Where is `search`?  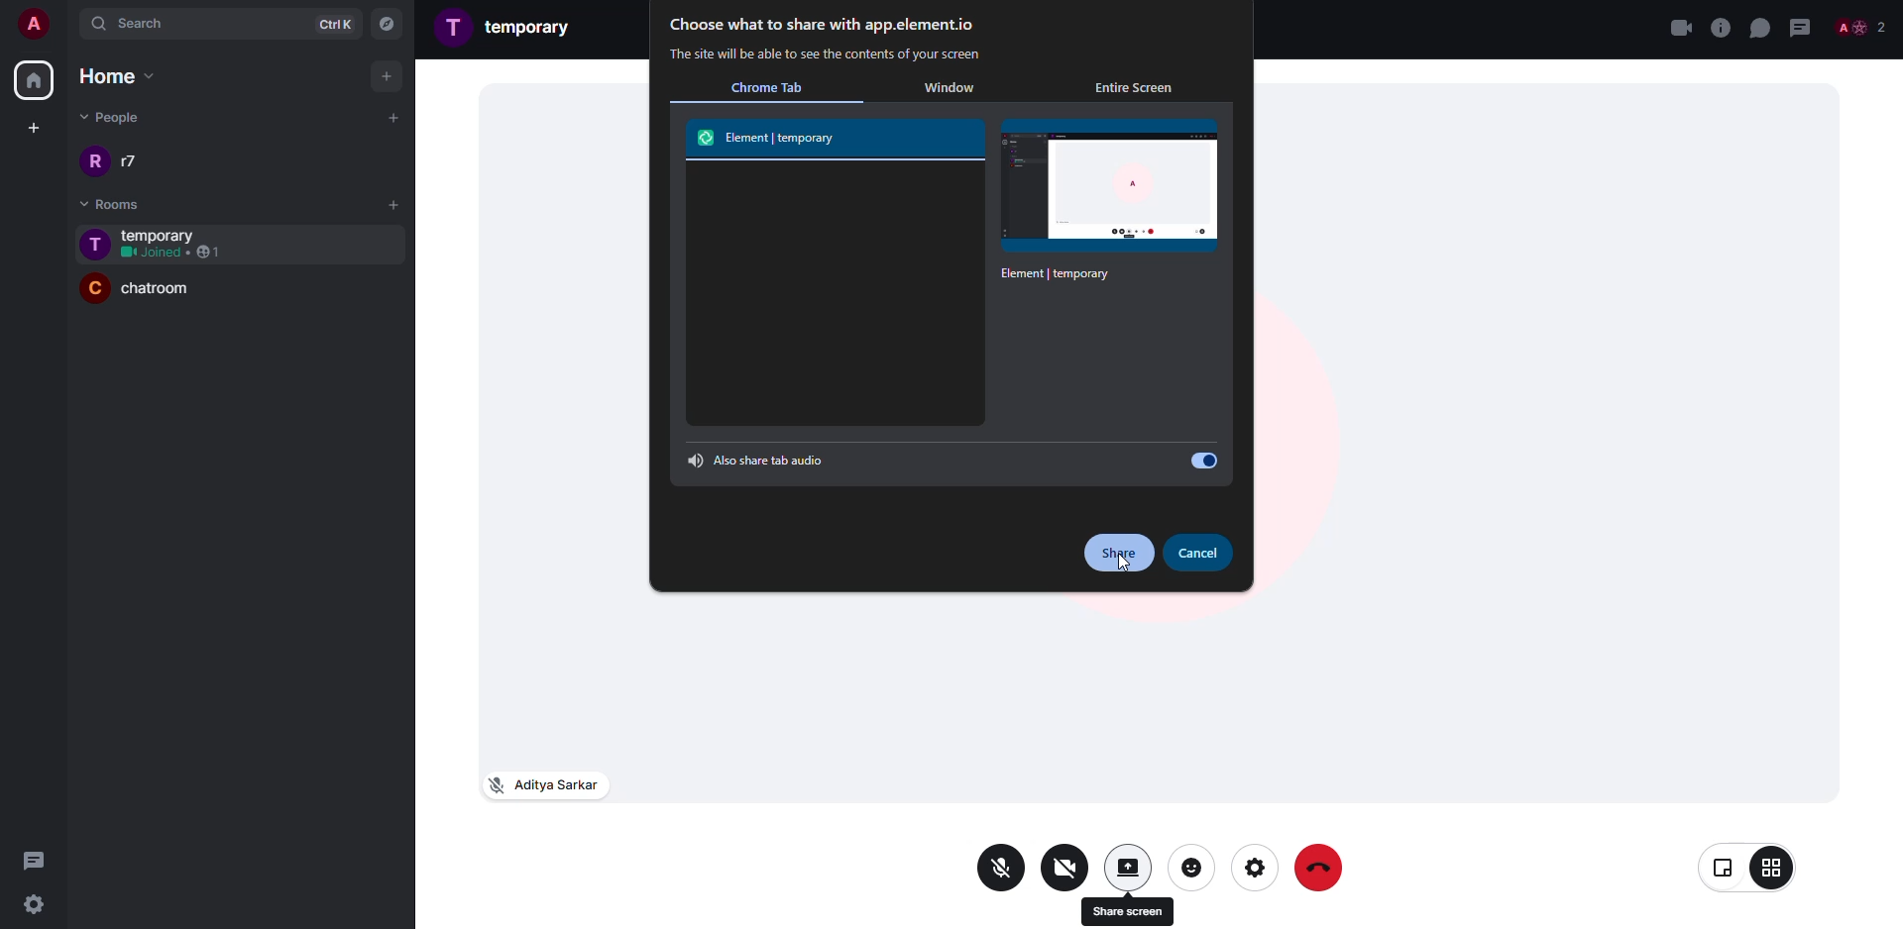 search is located at coordinates (169, 25).